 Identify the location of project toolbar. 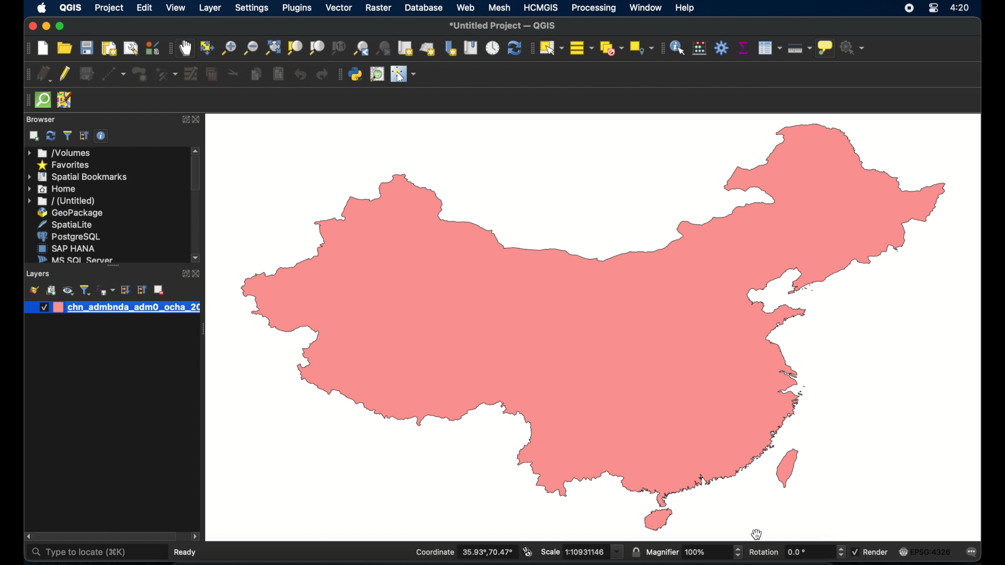
(27, 48).